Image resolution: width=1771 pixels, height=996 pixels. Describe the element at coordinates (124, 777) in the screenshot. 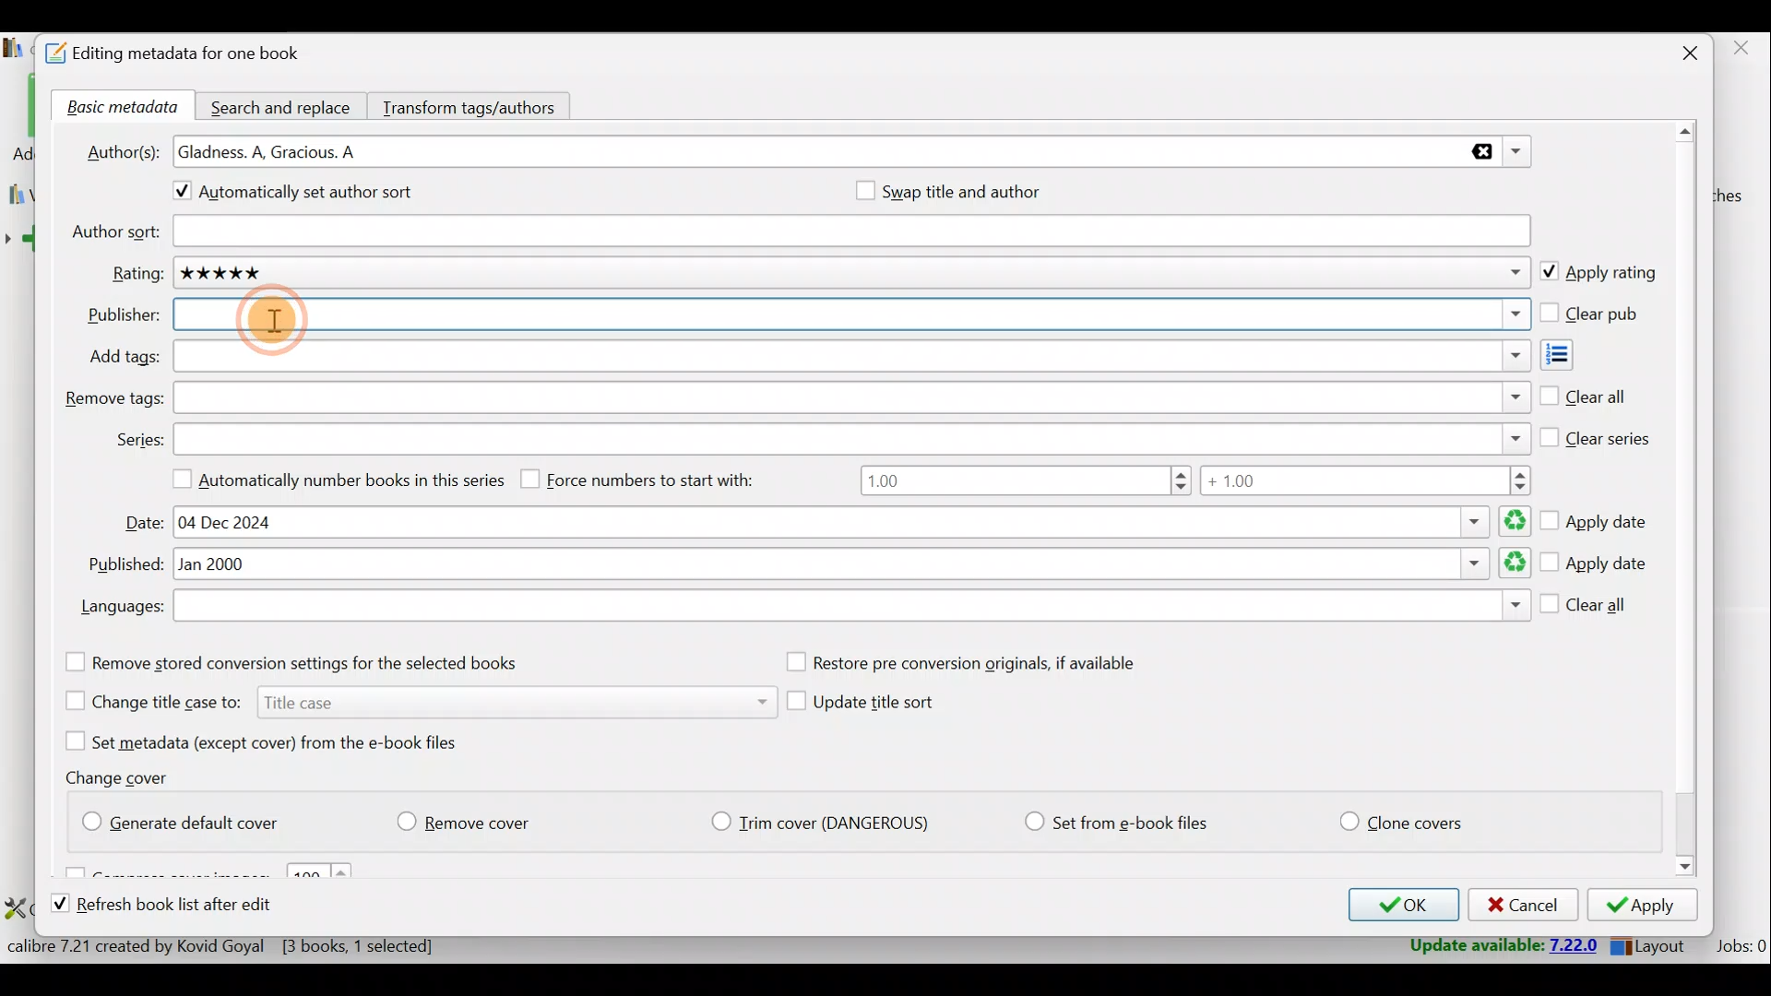

I see `Change cover` at that location.